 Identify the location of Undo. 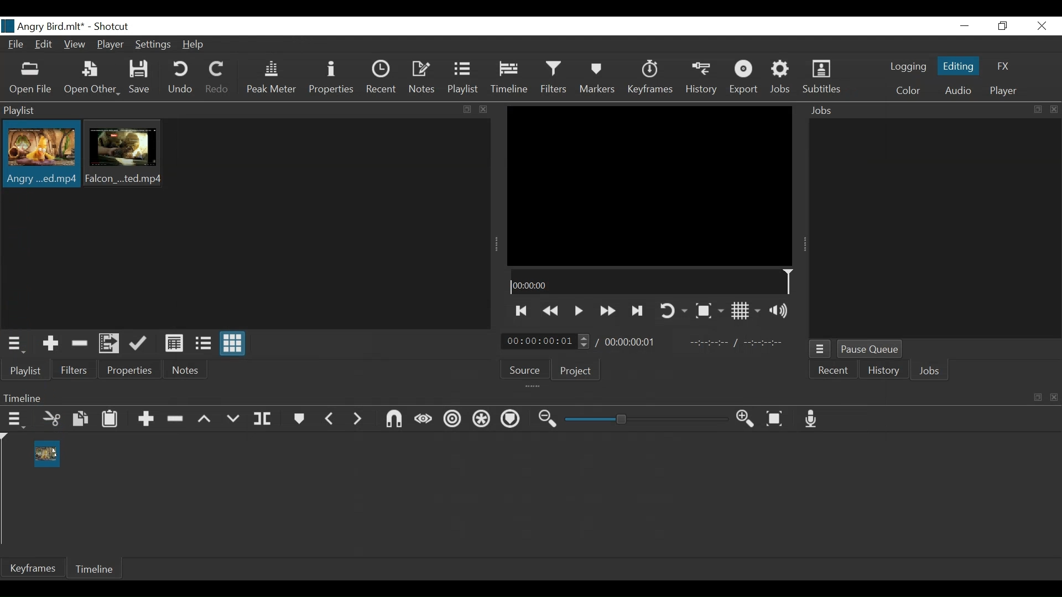
(181, 78).